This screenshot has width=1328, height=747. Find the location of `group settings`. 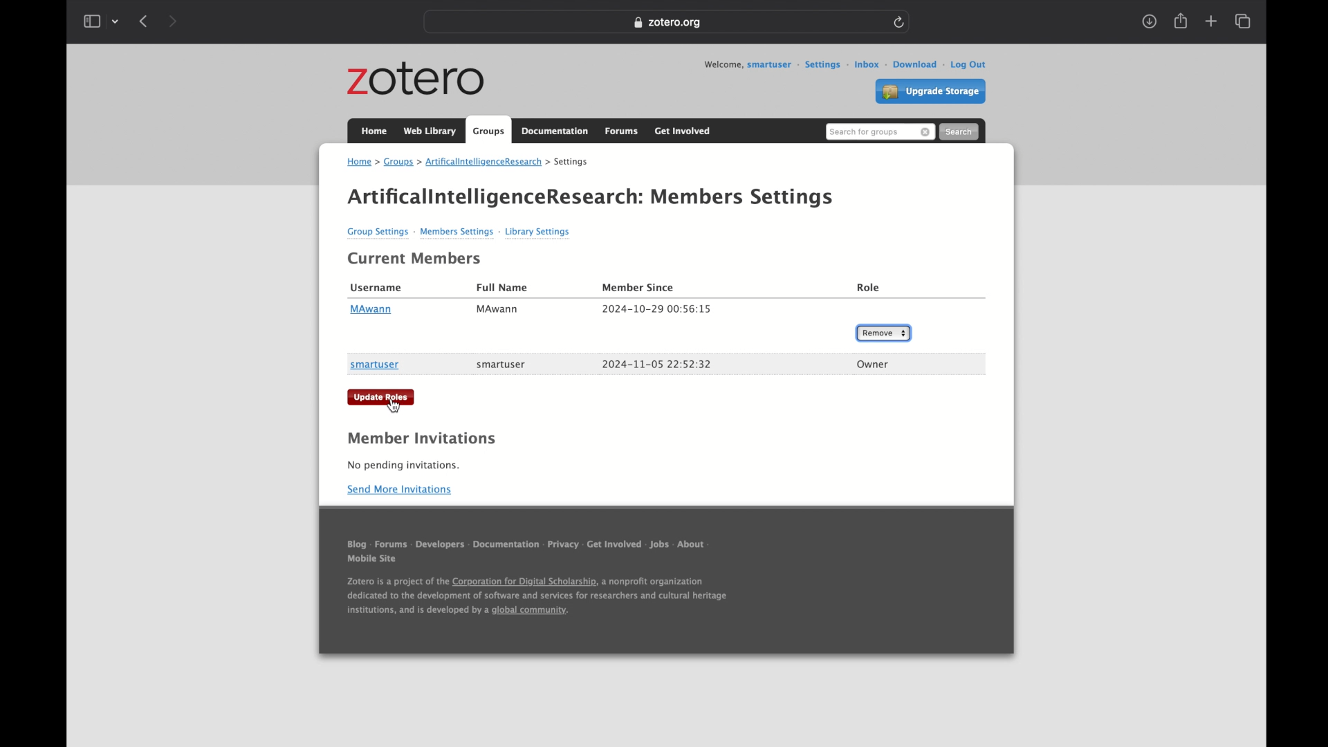

group settings is located at coordinates (380, 234).